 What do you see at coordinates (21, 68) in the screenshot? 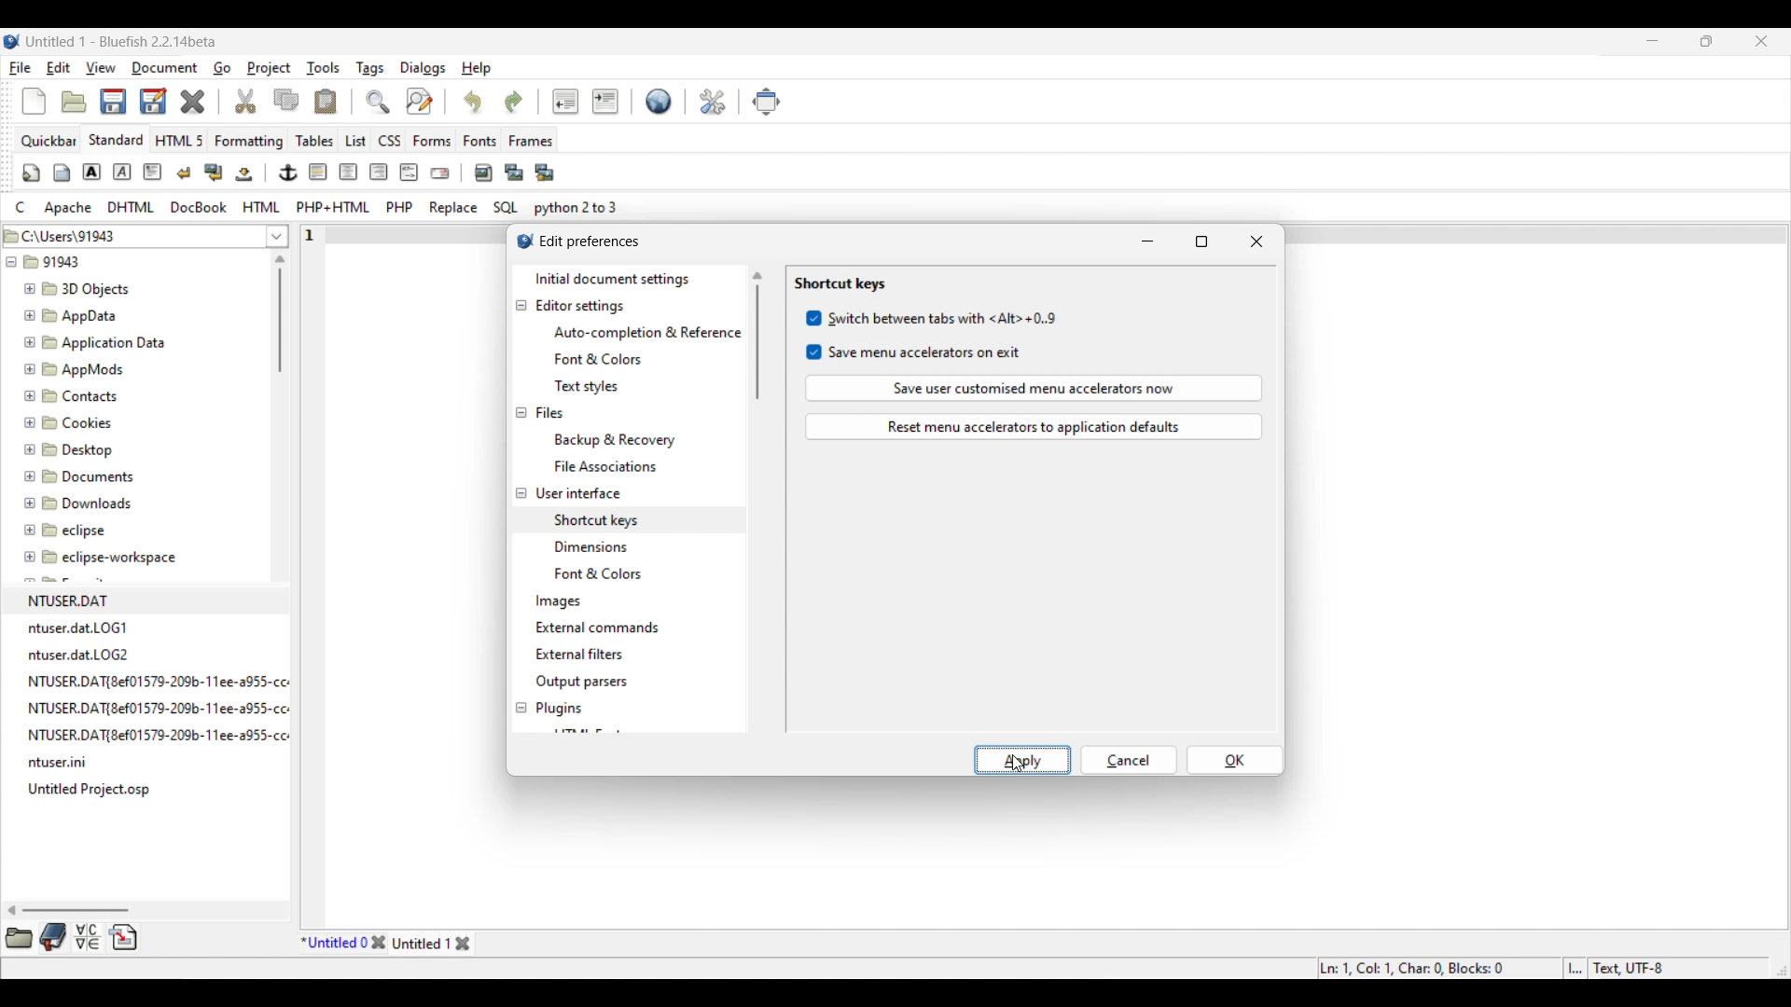
I see `File menu` at bounding box center [21, 68].